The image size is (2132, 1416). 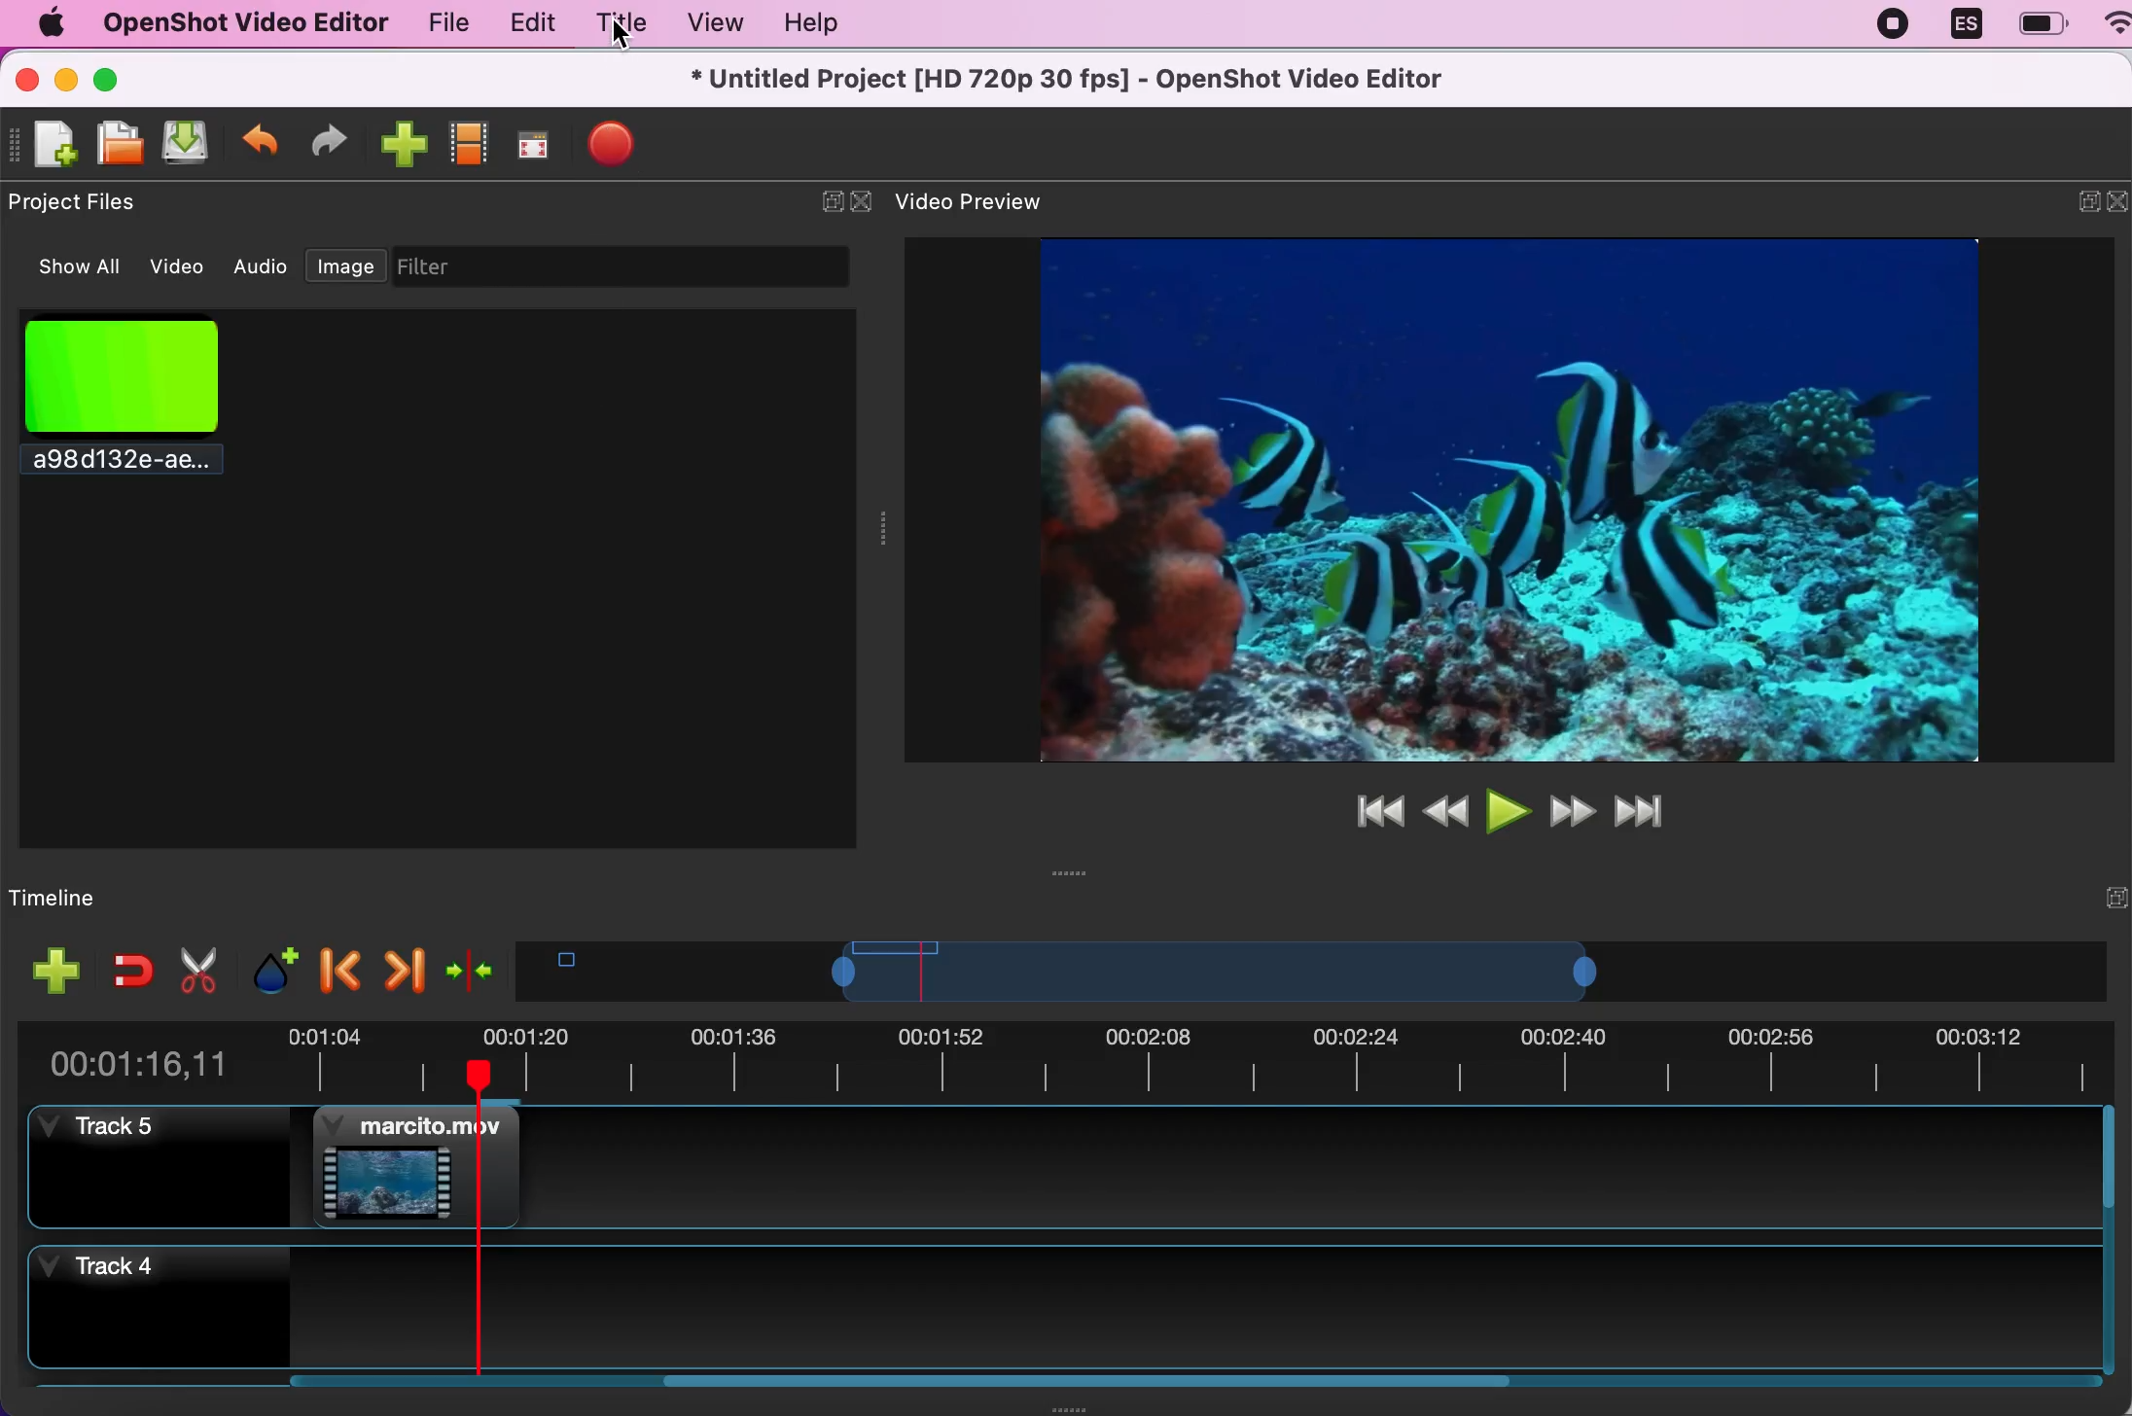 I want to click on import file, so click(x=404, y=143).